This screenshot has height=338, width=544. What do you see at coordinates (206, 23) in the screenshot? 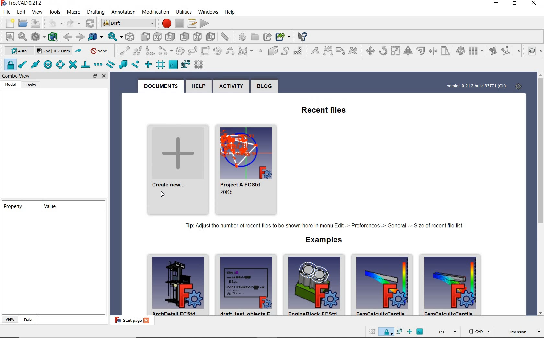
I see `execute macro` at bounding box center [206, 23].